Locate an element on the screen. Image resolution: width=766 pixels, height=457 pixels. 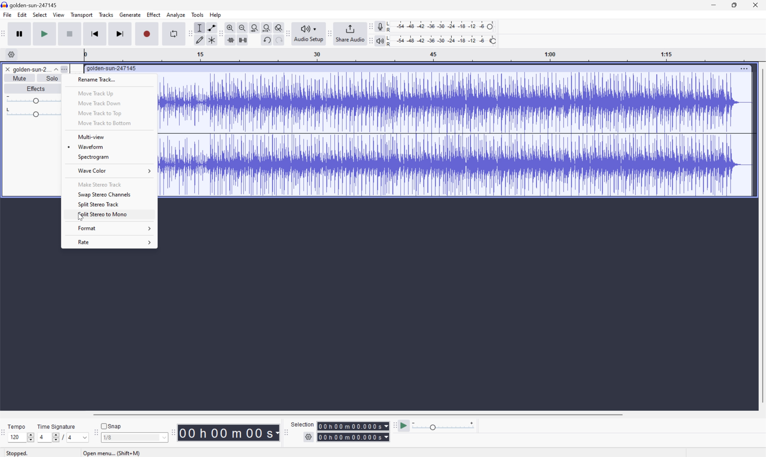
Make Stereo track is located at coordinates (99, 184).